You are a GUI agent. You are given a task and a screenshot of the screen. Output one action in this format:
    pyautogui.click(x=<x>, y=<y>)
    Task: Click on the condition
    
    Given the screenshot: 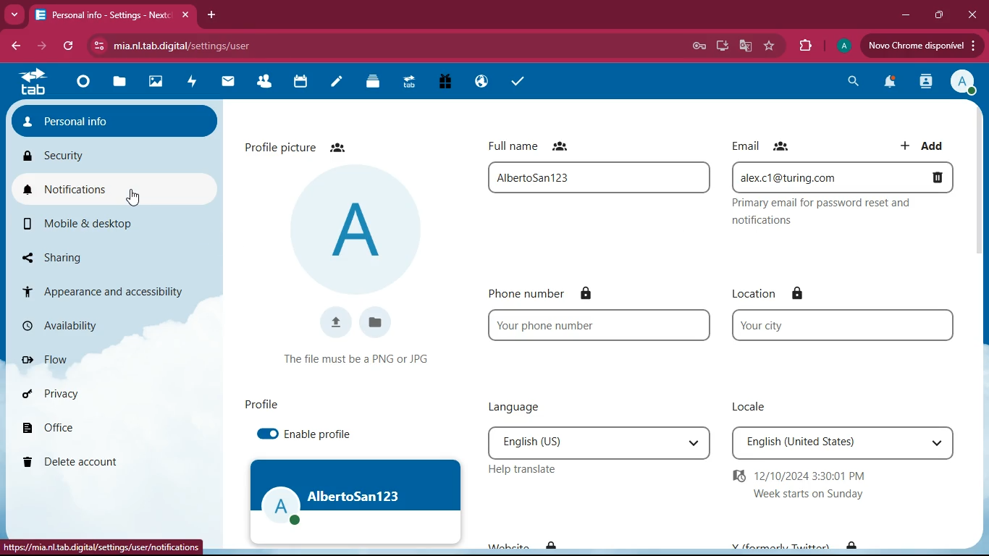 What is the action you would take?
    pyautogui.click(x=363, y=361)
    